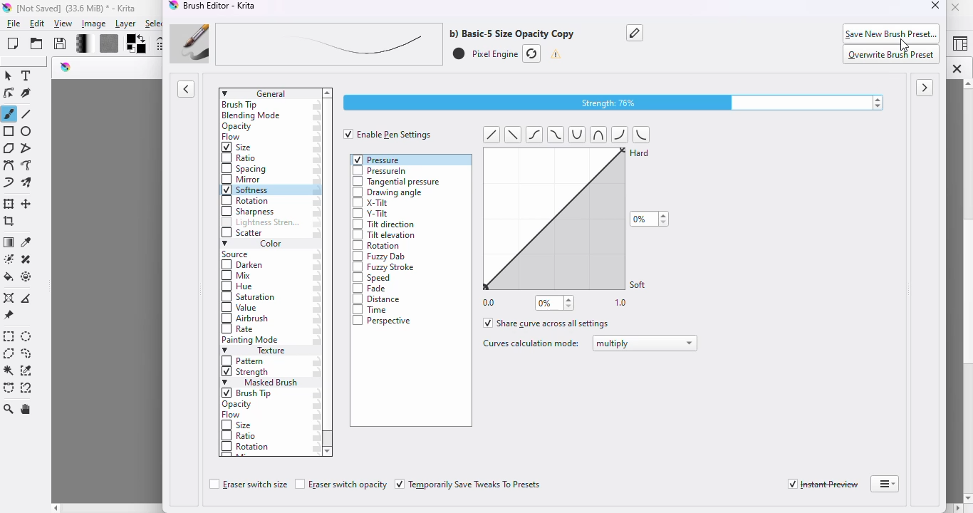 The width and height of the screenshot is (973, 513). I want to click on edit brush settings, so click(160, 44).